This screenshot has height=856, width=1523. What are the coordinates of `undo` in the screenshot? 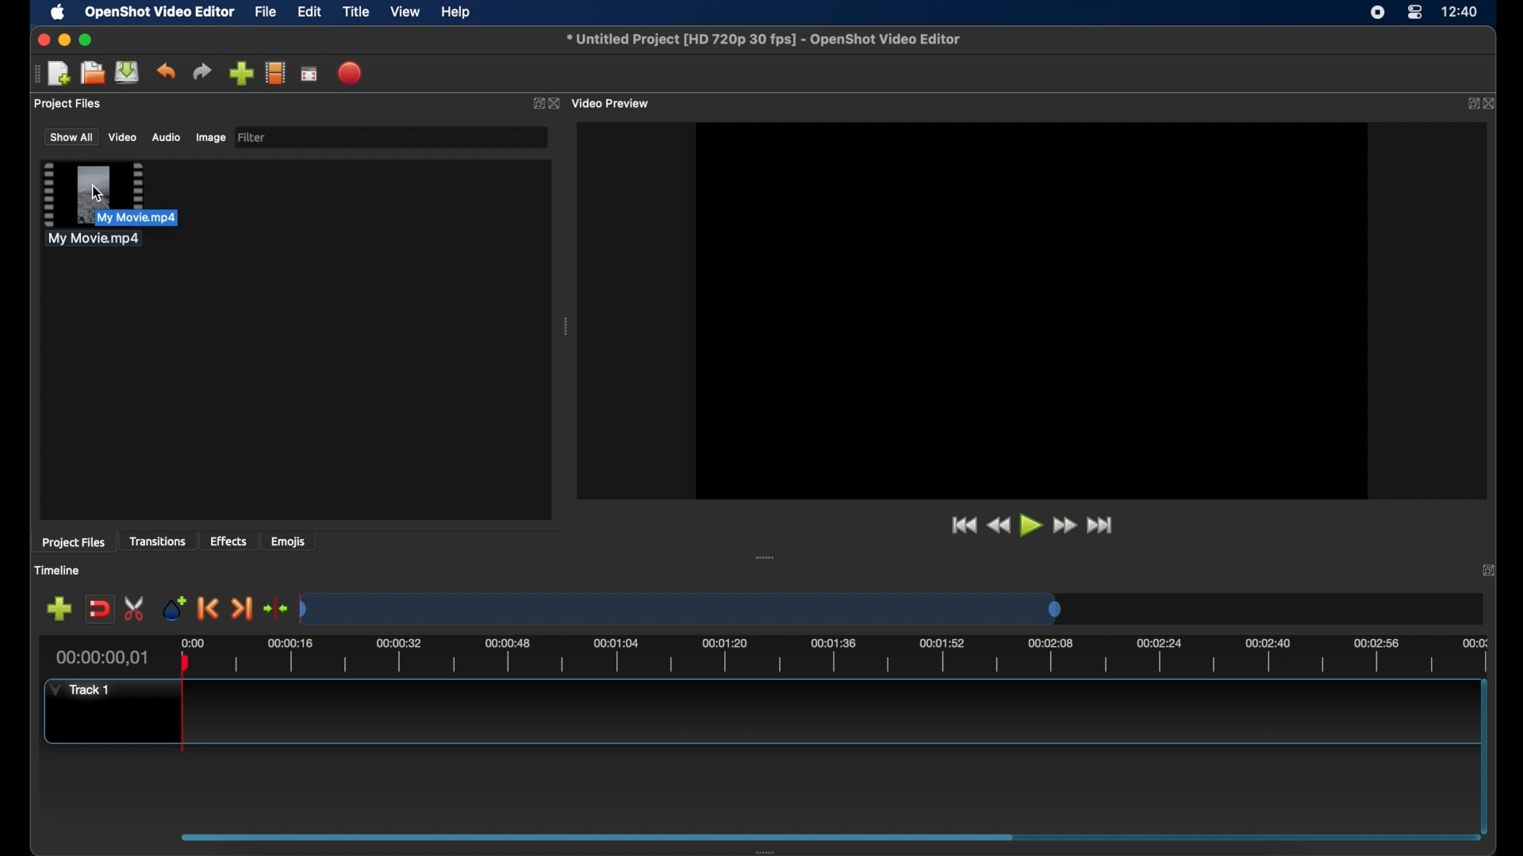 It's located at (166, 71).